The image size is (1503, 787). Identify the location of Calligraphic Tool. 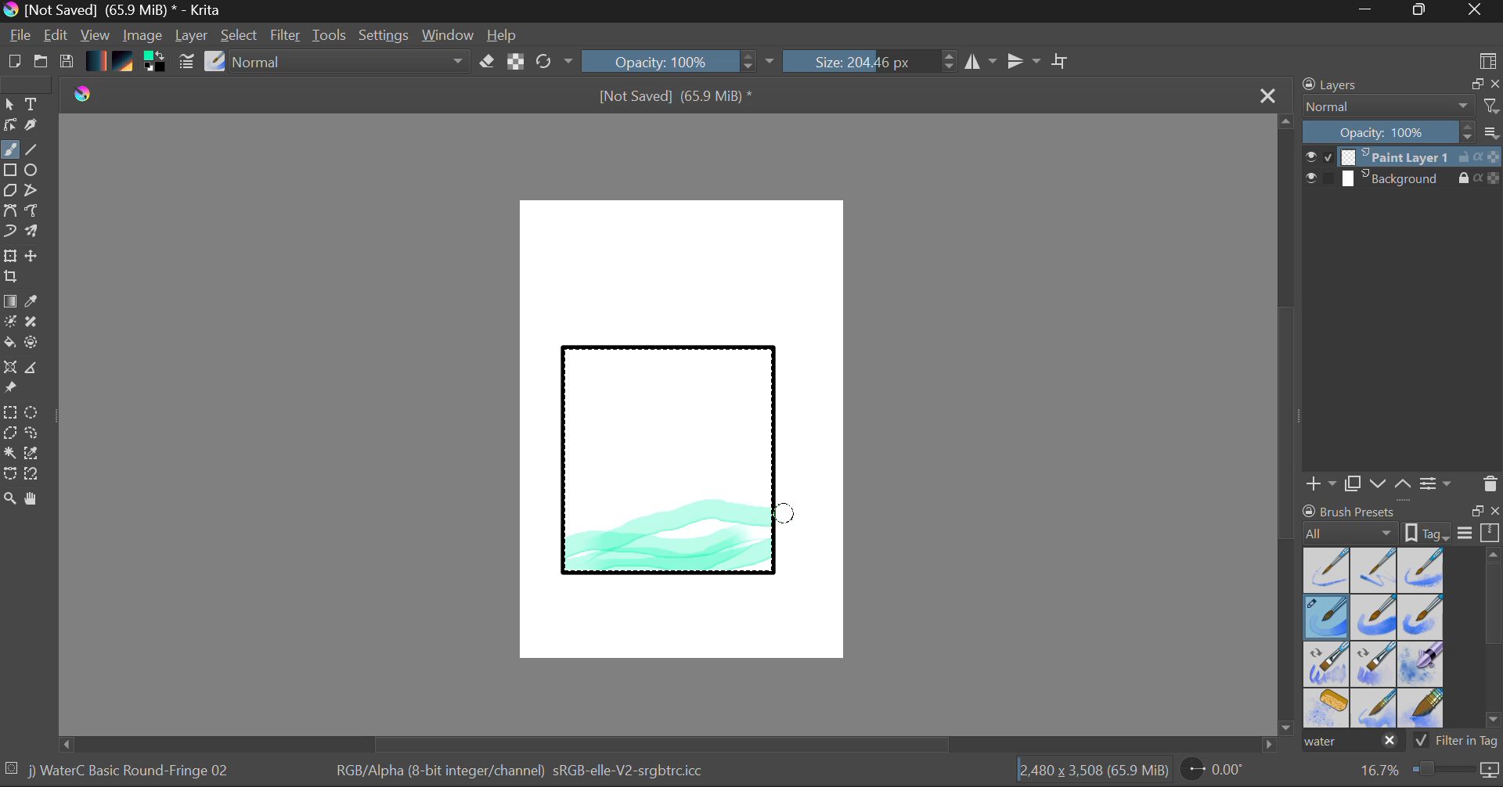
(37, 128).